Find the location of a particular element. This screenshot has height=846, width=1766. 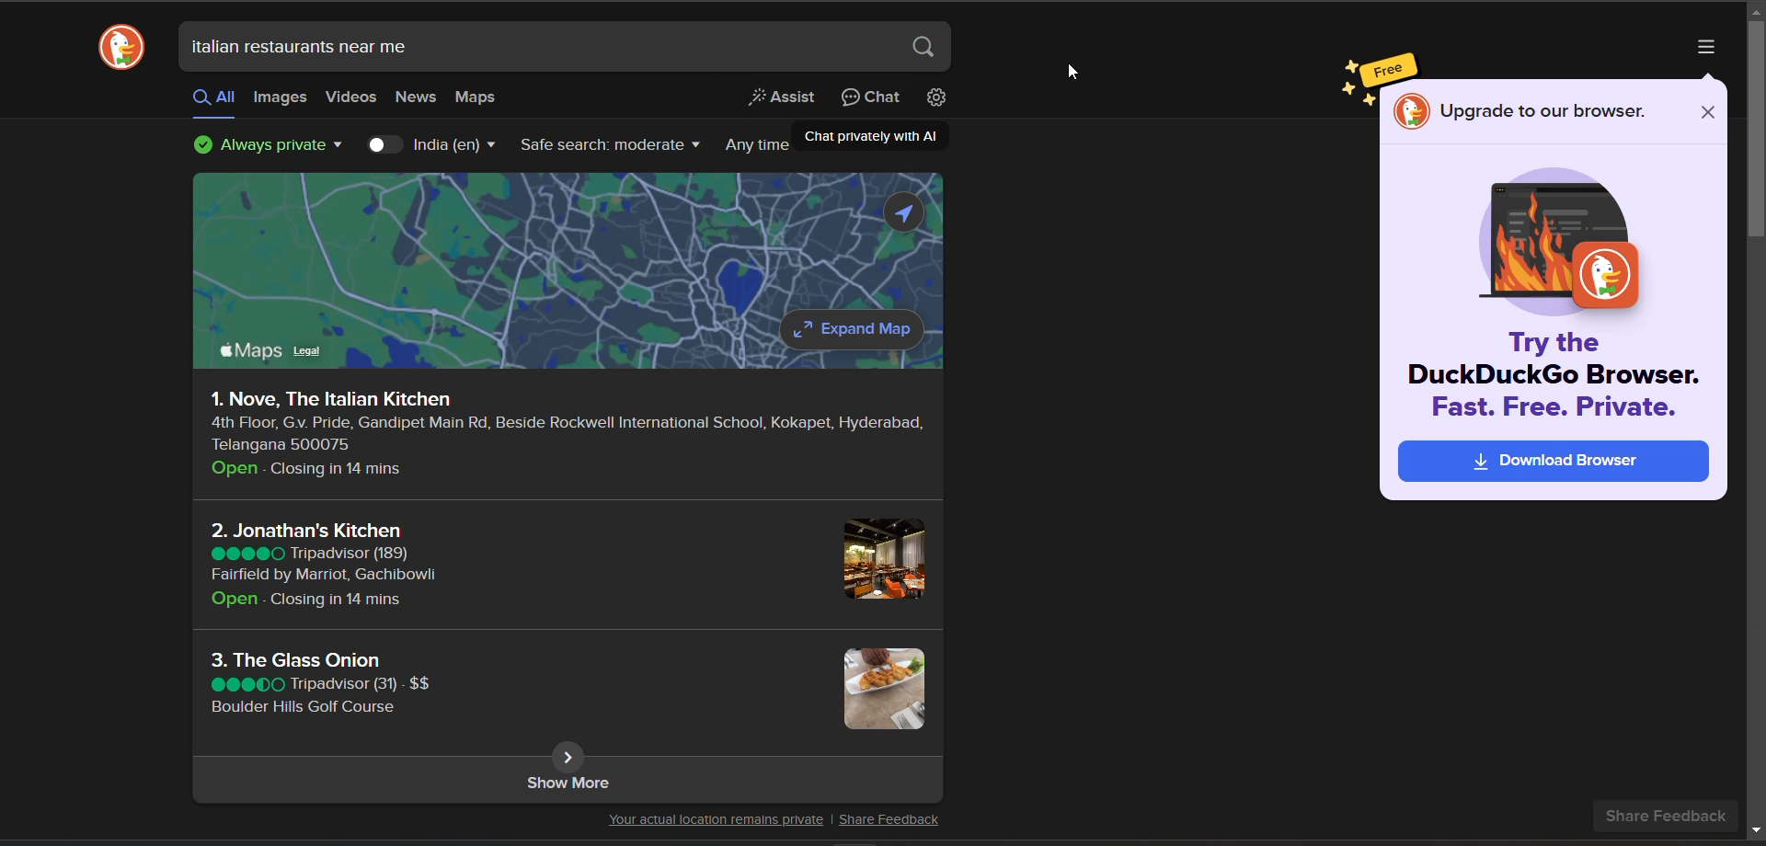

image of jonathan's kitchen is located at coordinates (879, 557).